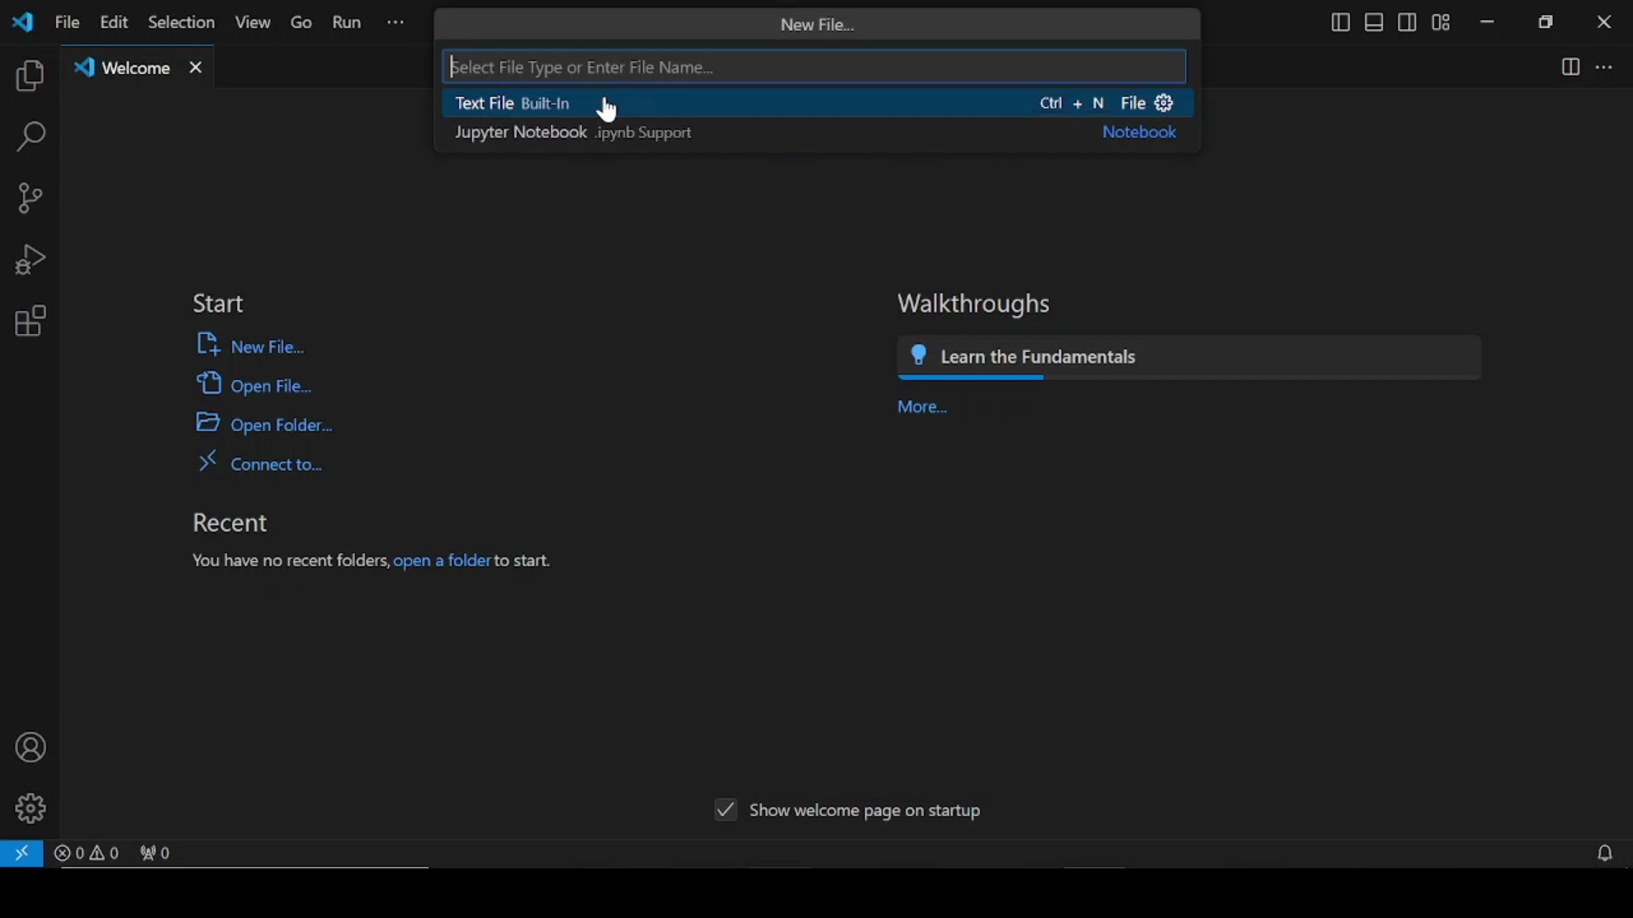 This screenshot has height=918, width=1633. What do you see at coordinates (1375, 23) in the screenshot?
I see `toggle panel` at bounding box center [1375, 23].